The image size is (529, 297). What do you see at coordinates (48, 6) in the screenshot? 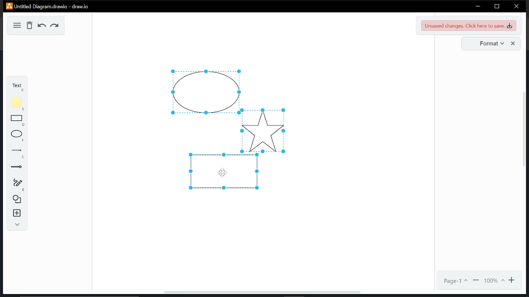
I see `Untitled Diagram.draw.io` at bounding box center [48, 6].